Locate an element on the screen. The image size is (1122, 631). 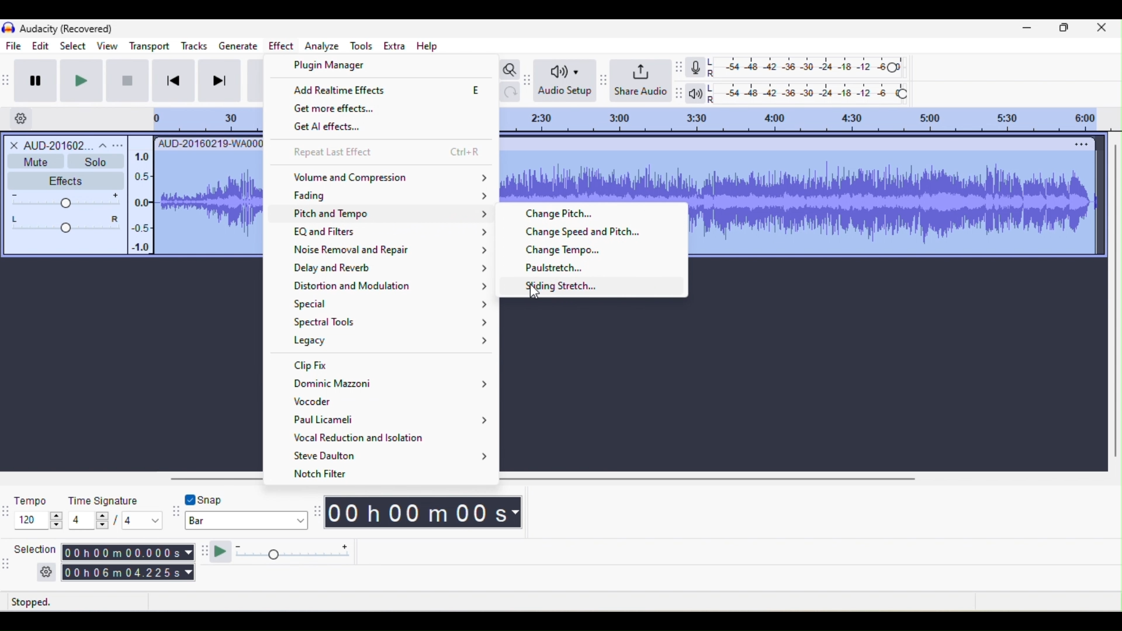
Options is located at coordinates (1076, 143).